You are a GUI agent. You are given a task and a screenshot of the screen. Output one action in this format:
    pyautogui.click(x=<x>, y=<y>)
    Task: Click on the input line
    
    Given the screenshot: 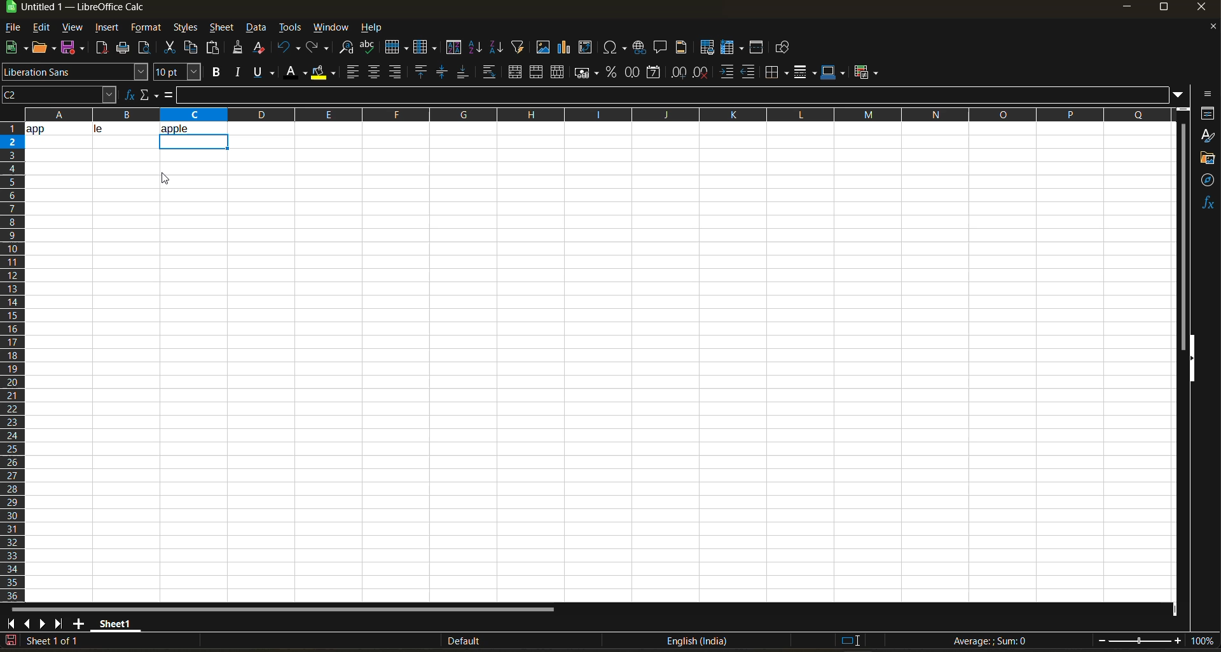 What is the action you would take?
    pyautogui.click(x=674, y=95)
    